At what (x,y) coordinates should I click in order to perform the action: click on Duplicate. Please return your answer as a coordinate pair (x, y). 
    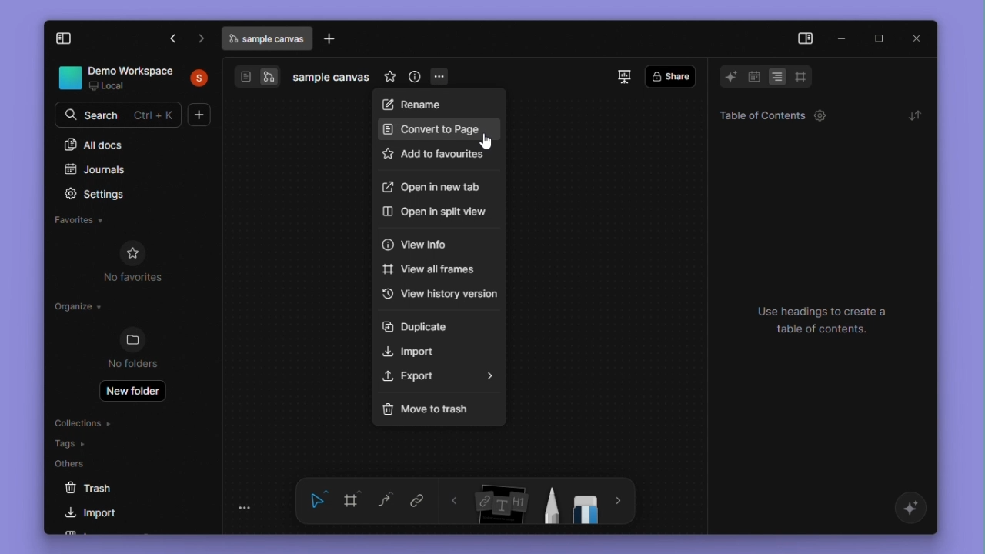
    Looking at the image, I should click on (417, 325).